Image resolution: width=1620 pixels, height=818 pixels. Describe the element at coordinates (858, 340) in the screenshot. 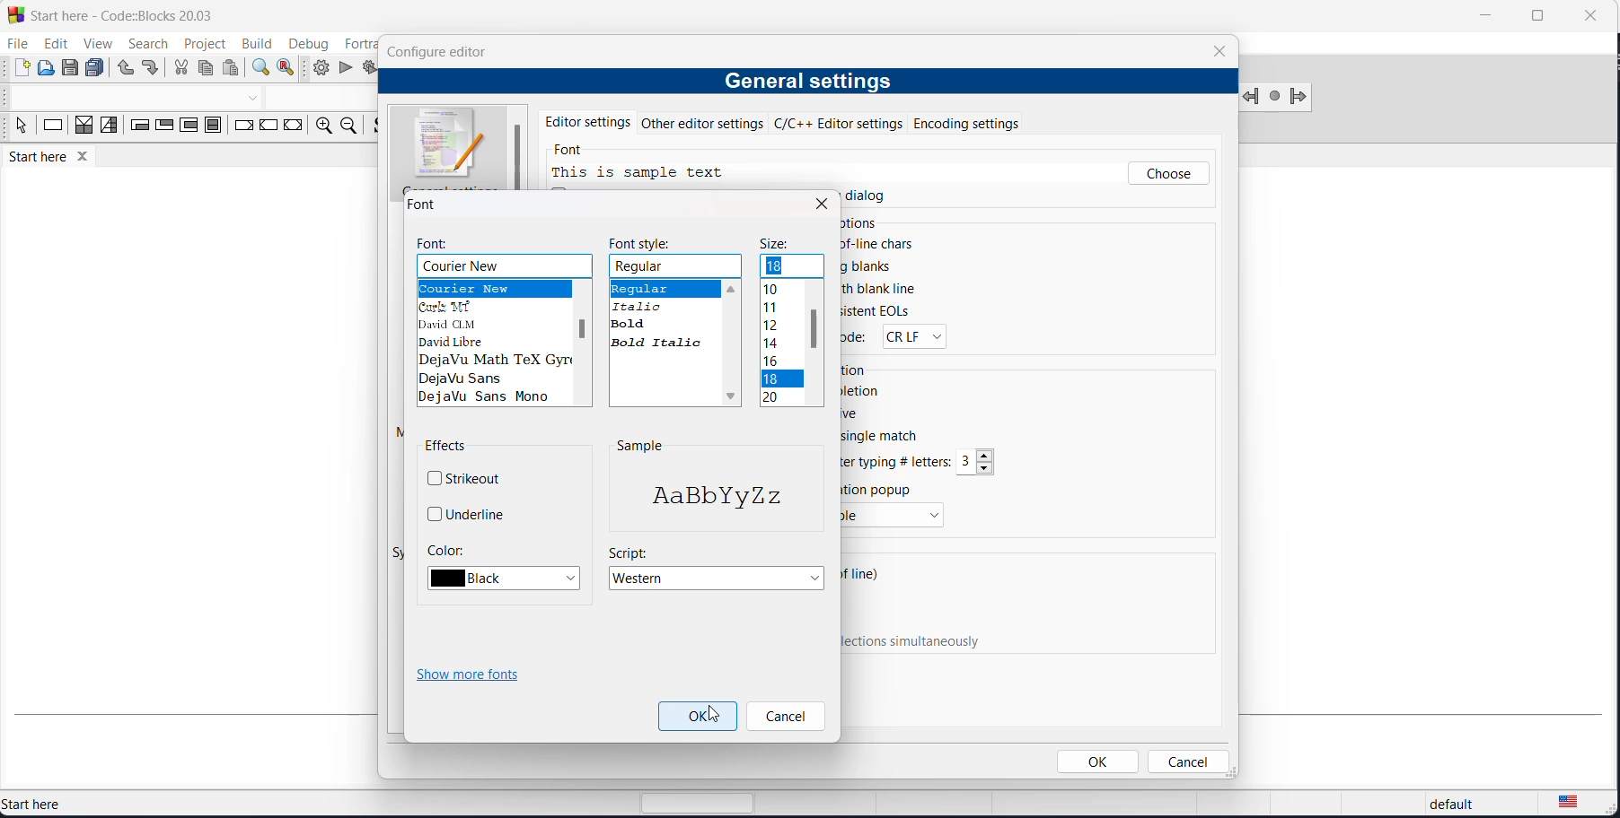

I see `ede` at that location.